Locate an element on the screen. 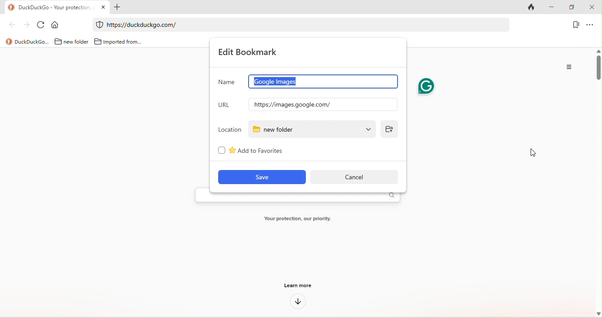 This screenshot has width=602, height=318. name is located at coordinates (229, 82).